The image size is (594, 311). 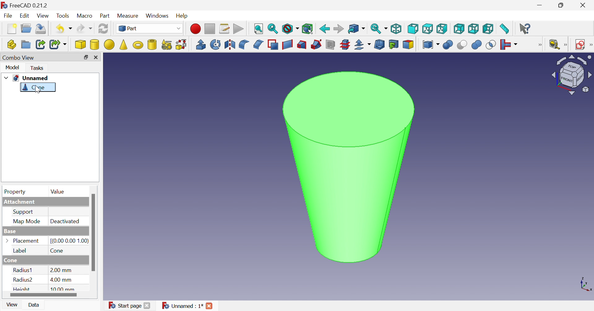 What do you see at coordinates (15, 192) in the screenshot?
I see `Property` at bounding box center [15, 192].